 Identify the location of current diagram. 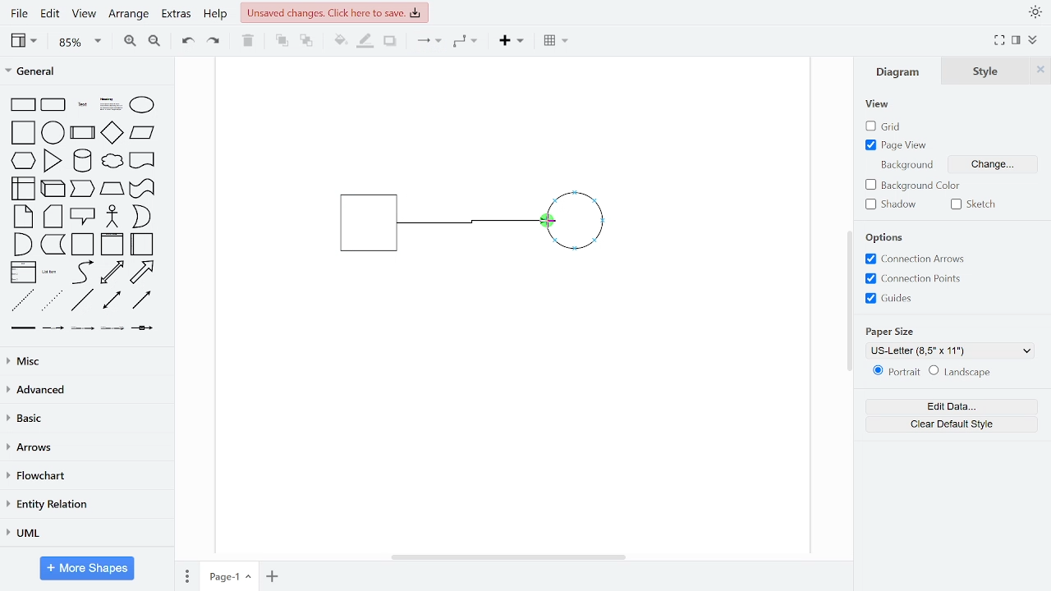
(488, 223).